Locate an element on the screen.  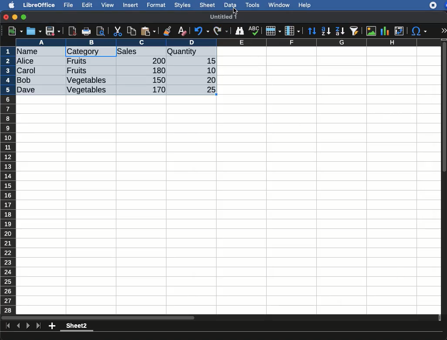
untitled is located at coordinates (219, 17).